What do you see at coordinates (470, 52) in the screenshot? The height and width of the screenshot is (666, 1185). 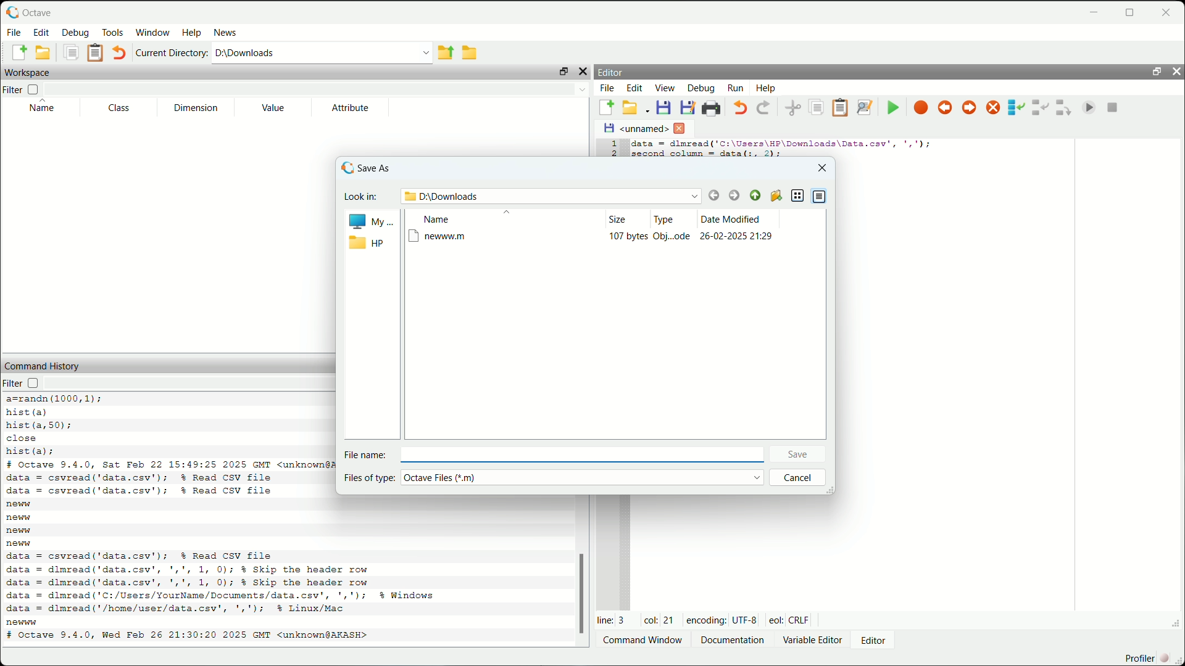 I see `browse directories` at bounding box center [470, 52].